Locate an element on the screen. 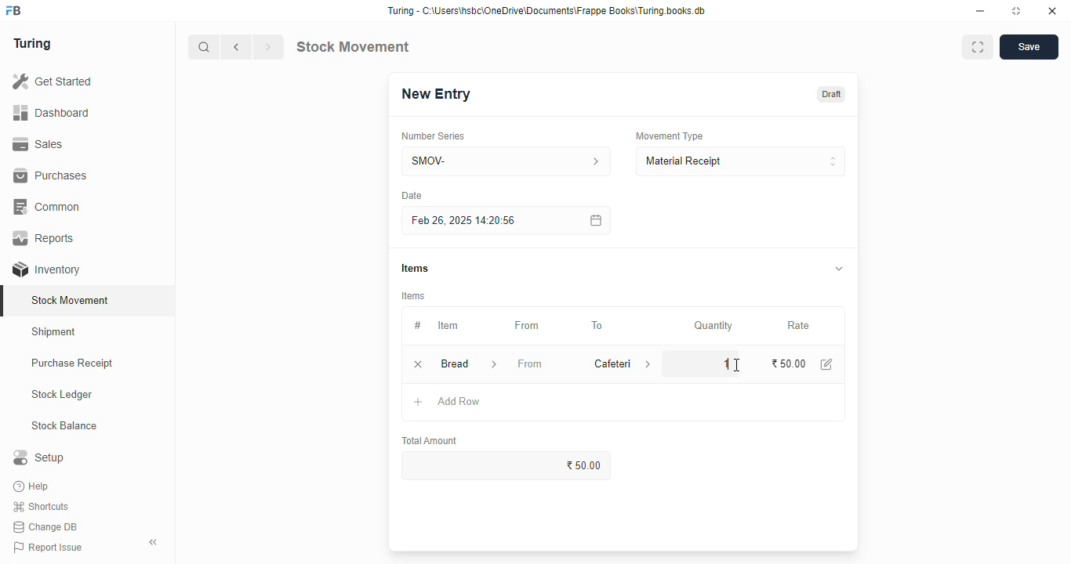 Image resolution: width=1071 pixels, height=564 pixels. calendar is located at coordinates (594, 220).